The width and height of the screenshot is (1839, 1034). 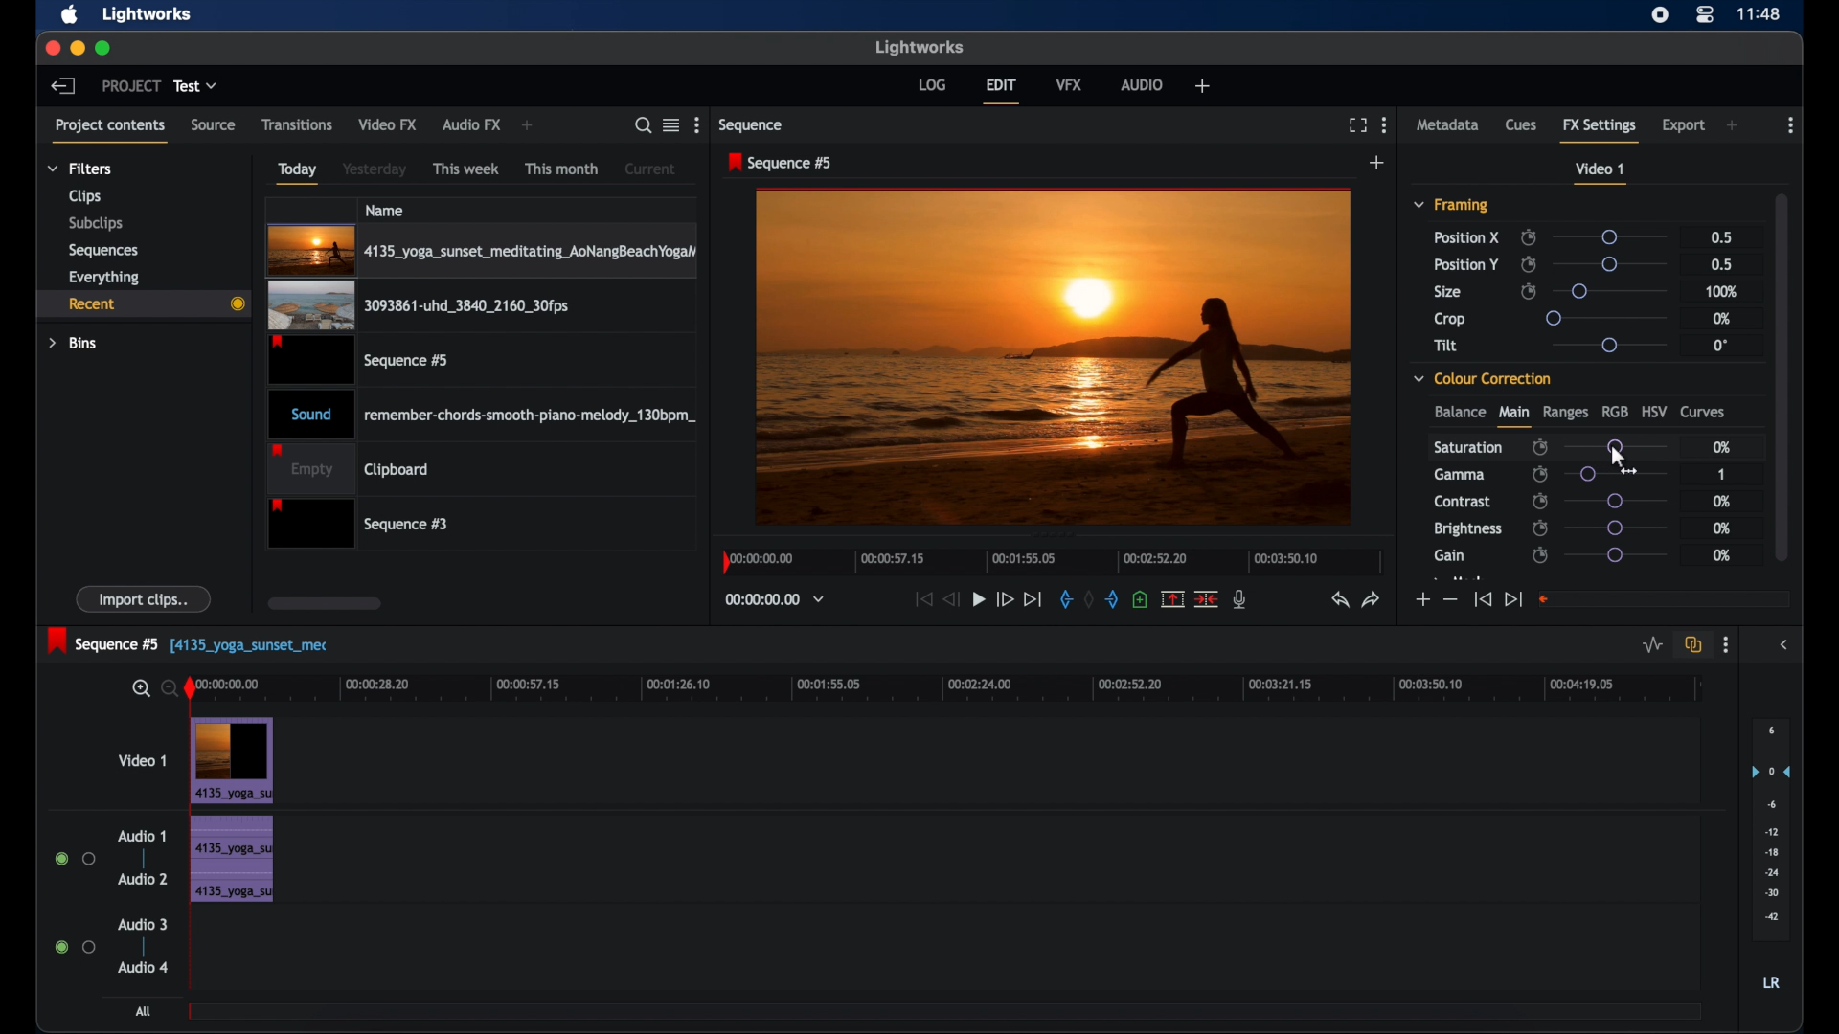 I want to click on timeline, so click(x=1048, y=561).